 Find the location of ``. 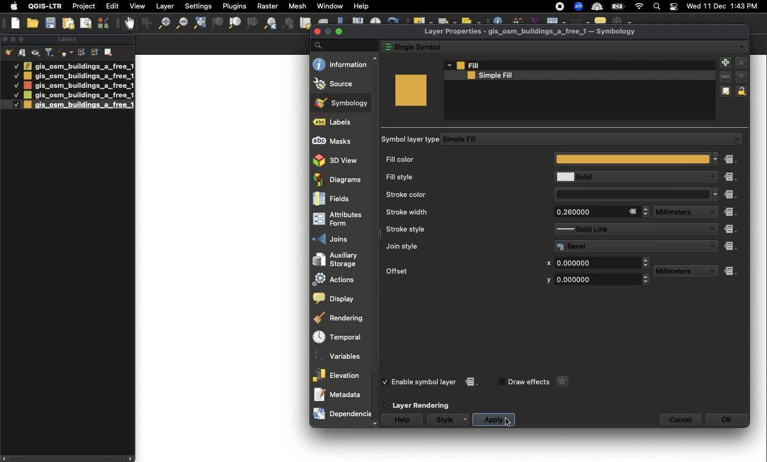

 is located at coordinates (731, 194).